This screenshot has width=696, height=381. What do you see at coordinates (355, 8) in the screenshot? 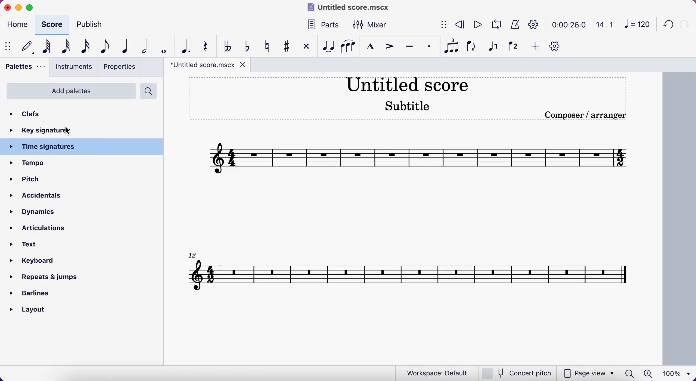
I see `title` at bounding box center [355, 8].